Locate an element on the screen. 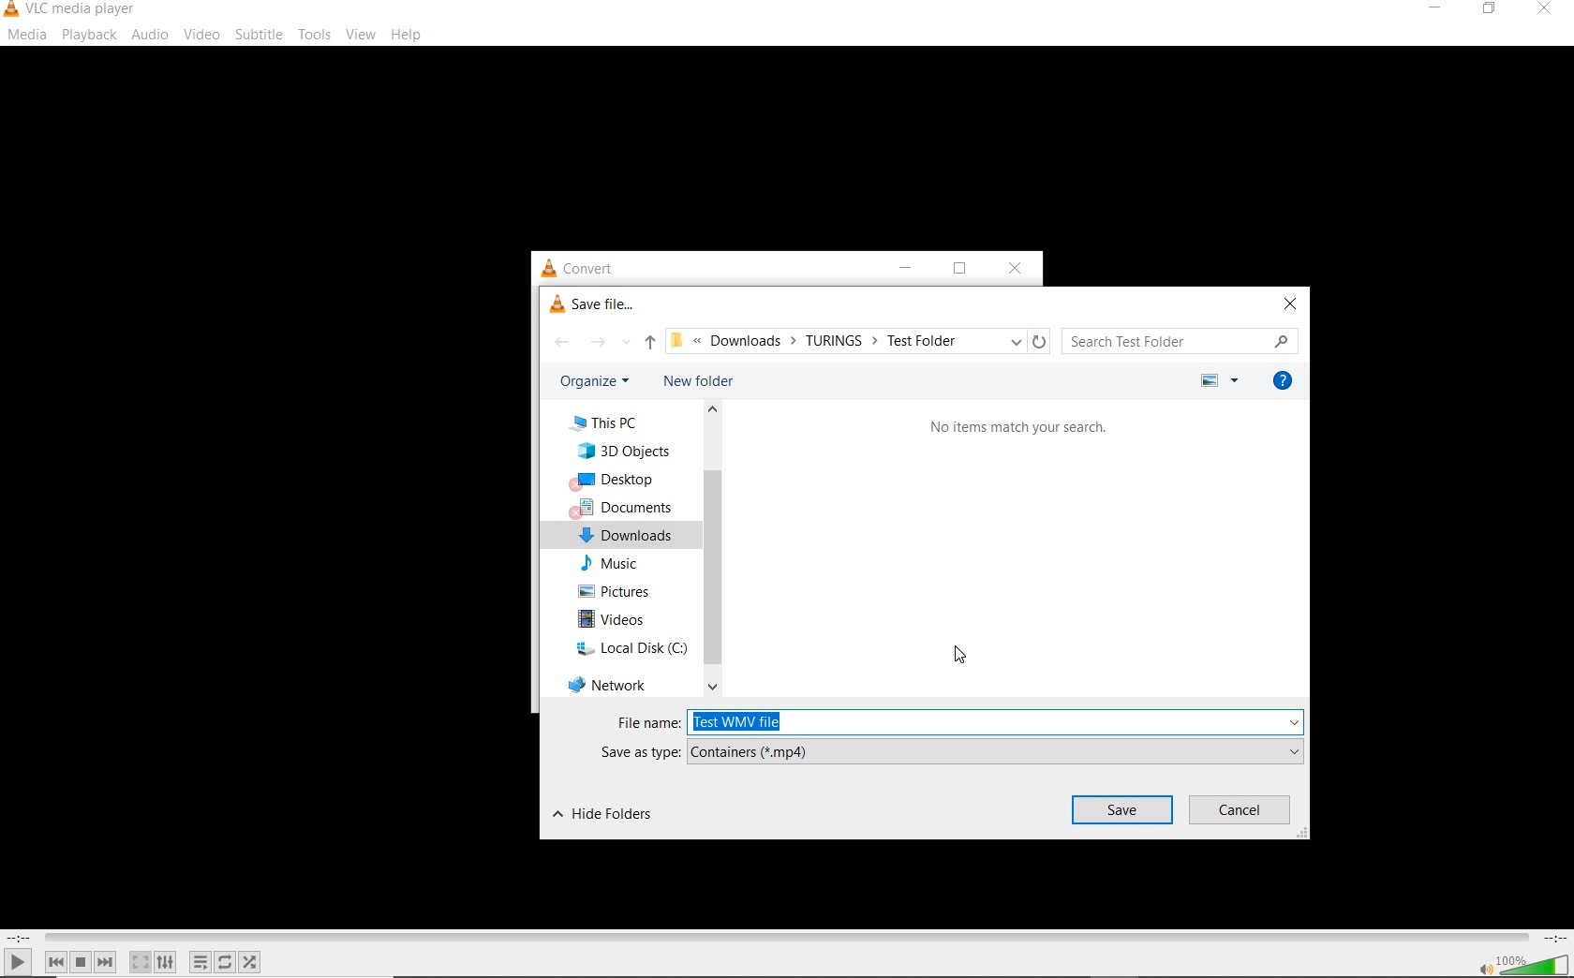 The height and width of the screenshot is (978, 1574). scrollbar is located at coordinates (711, 549).